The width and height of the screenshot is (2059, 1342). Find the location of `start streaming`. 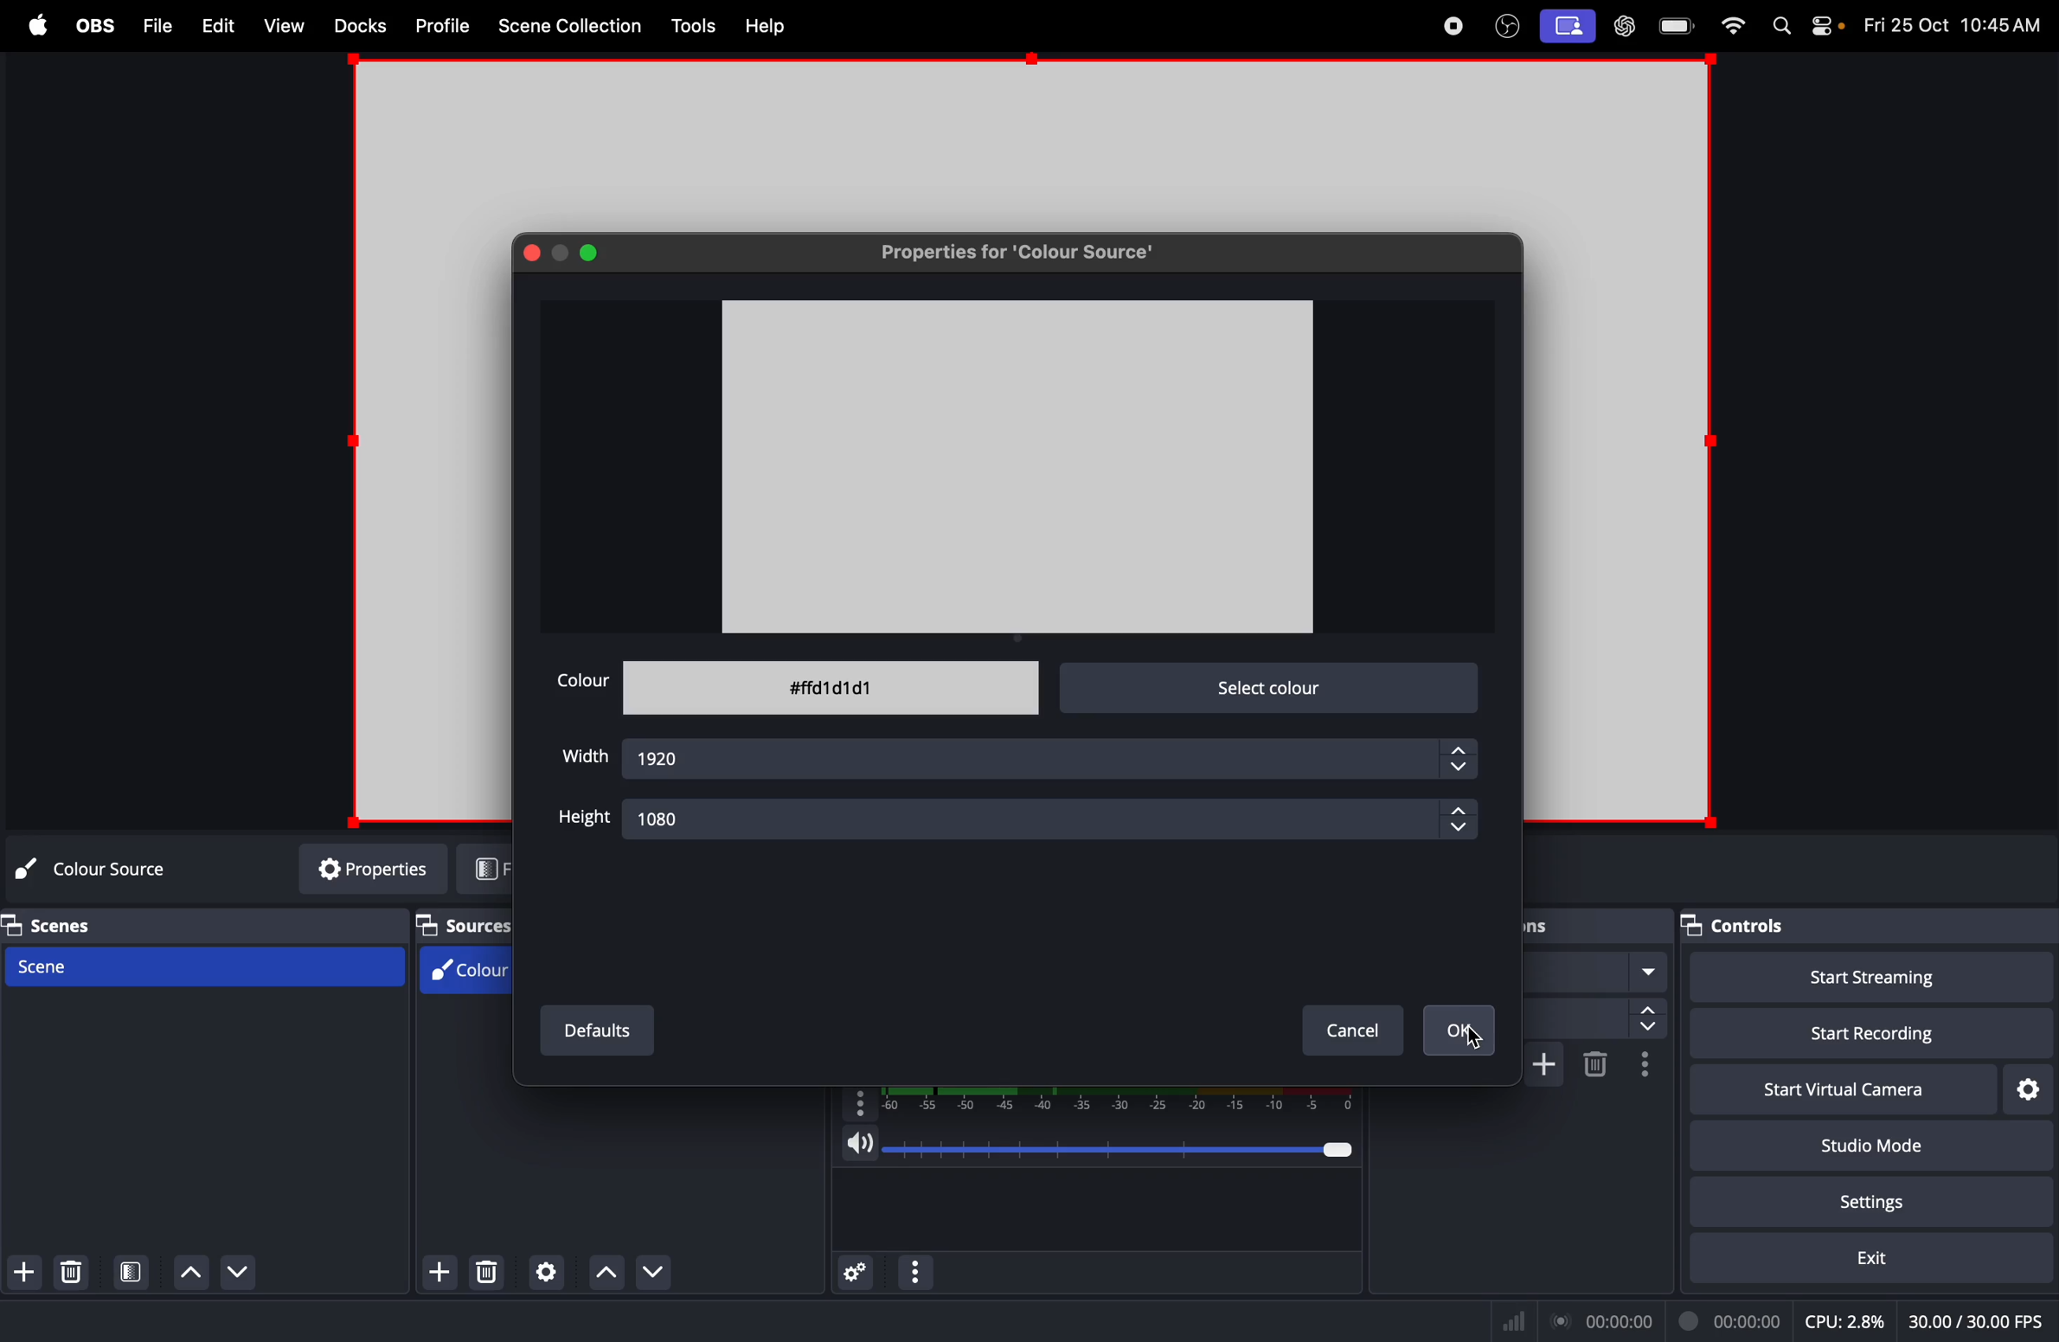

start streaming is located at coordinates (1863, 979).